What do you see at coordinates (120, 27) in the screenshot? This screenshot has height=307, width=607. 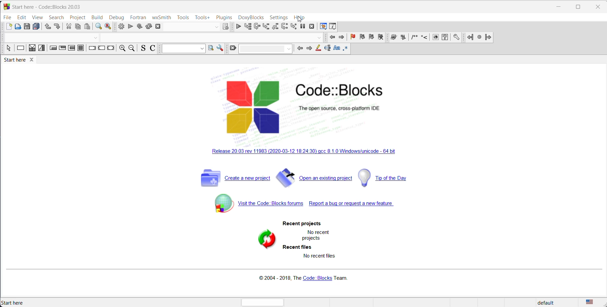 I see `build` at bounding box center [120, 27].